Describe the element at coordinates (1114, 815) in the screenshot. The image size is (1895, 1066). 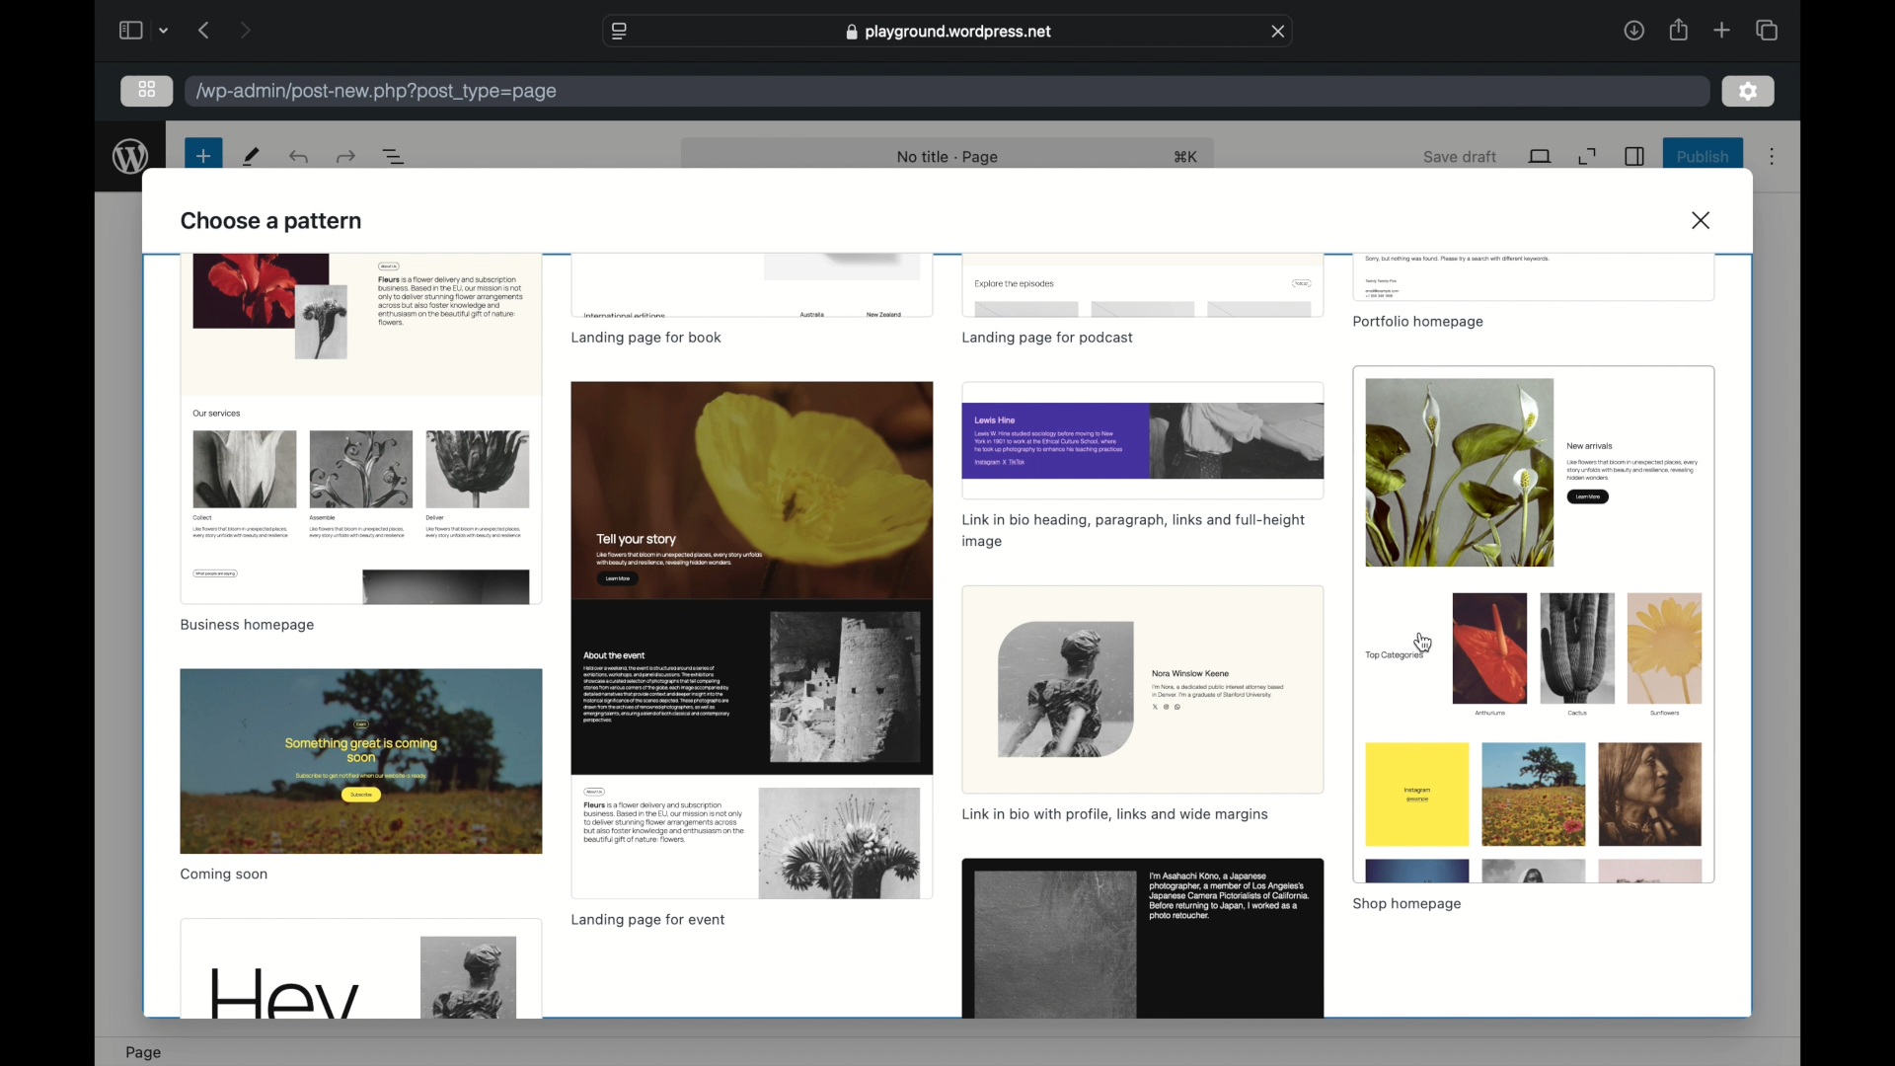
I see `link in bio` at that location.